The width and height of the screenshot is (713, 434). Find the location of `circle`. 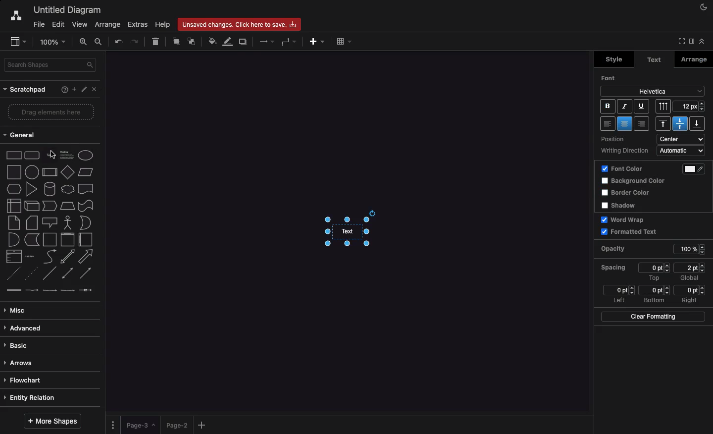

circle is located at coordinates (32, 172).